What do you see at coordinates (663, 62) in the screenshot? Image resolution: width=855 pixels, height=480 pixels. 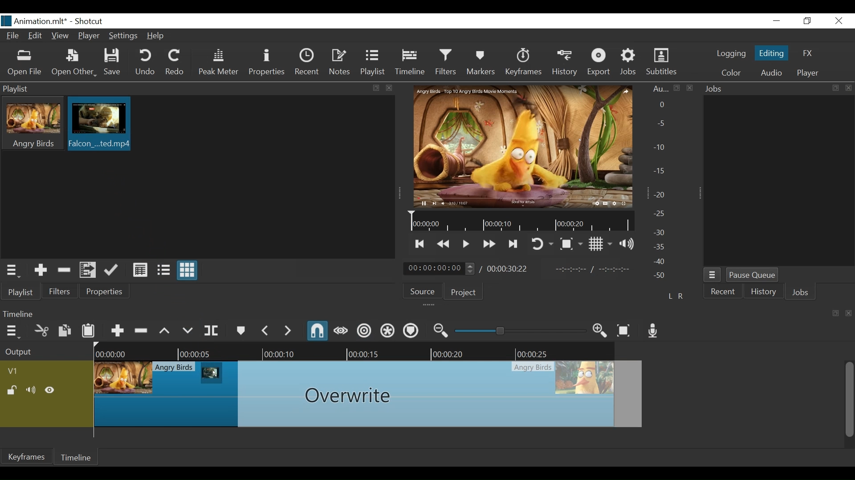 I see `Subtitles` at bounding box center [663, 62].